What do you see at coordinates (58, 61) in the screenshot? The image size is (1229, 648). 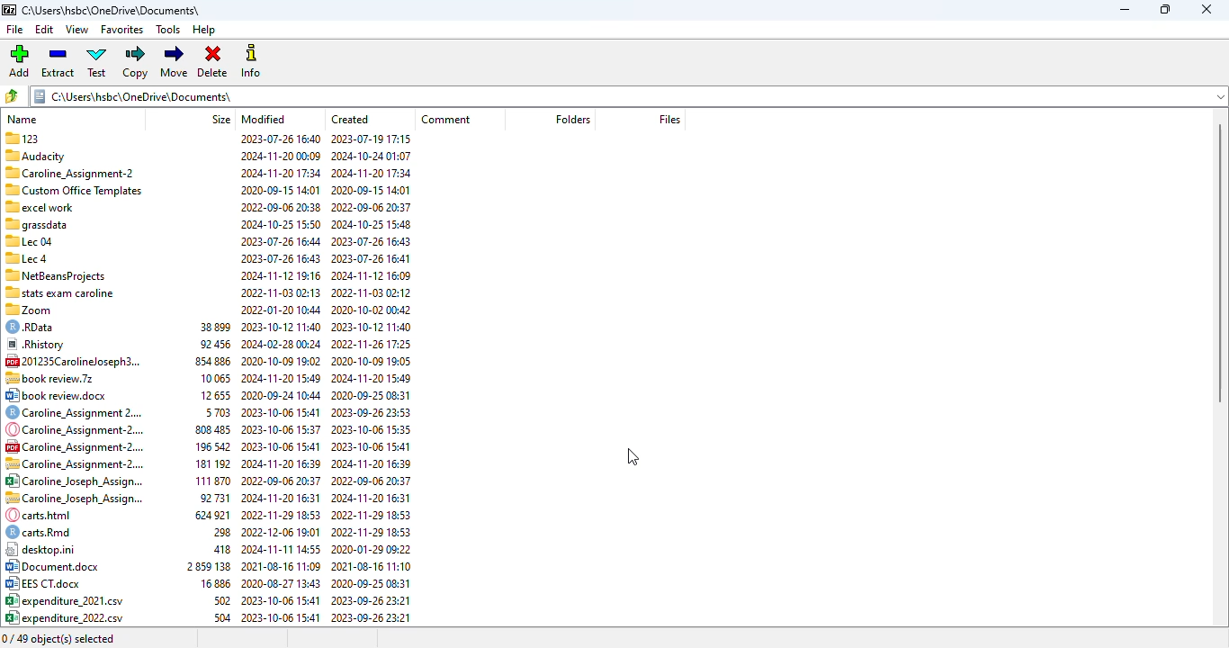 I see `extract` at bounding box center [58, 61].